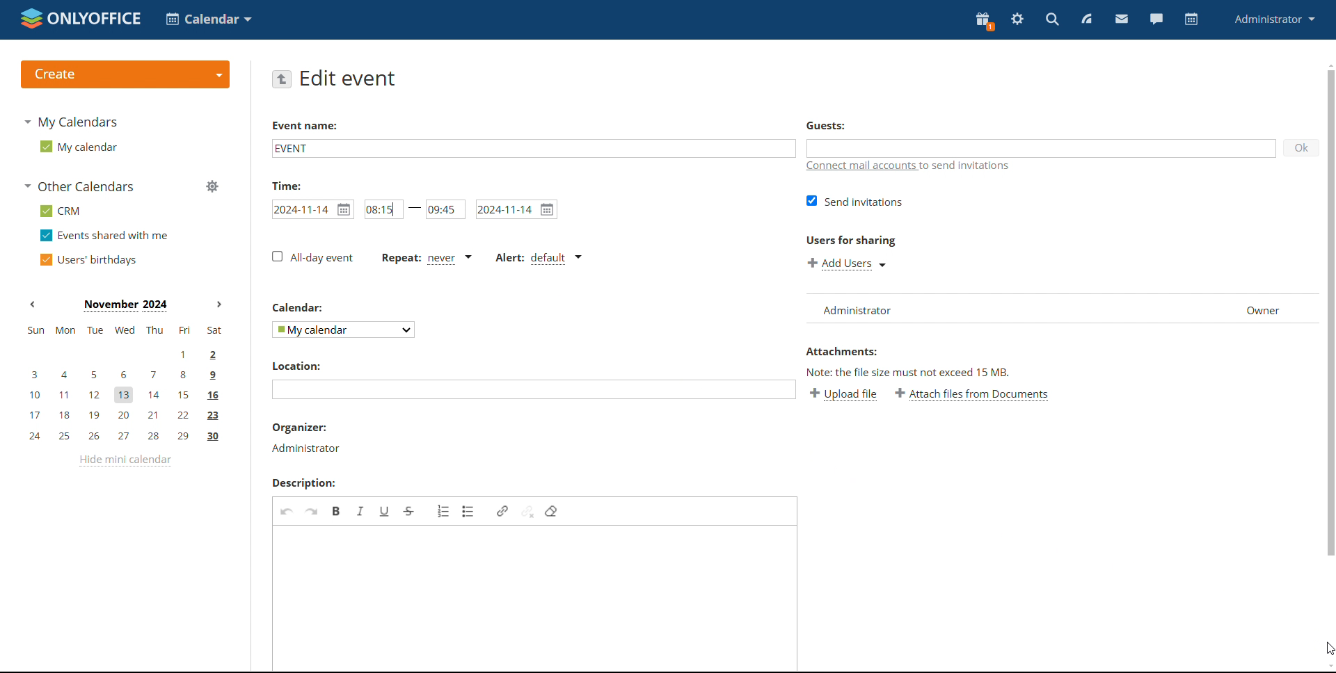  What do you see at coordinates (61, 211) in the screenshot?
I see `CRM` at bounding box center [61, 211].